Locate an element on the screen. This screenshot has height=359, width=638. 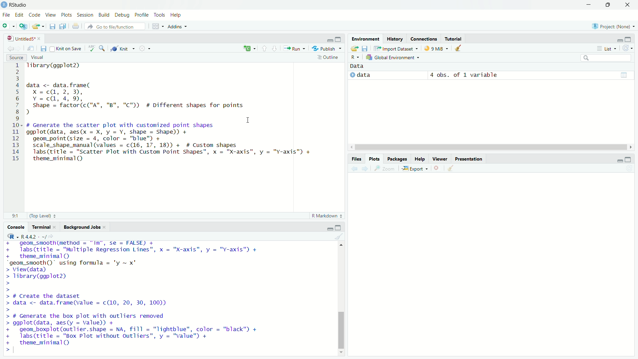
New file is located at coordinates (8, 26).